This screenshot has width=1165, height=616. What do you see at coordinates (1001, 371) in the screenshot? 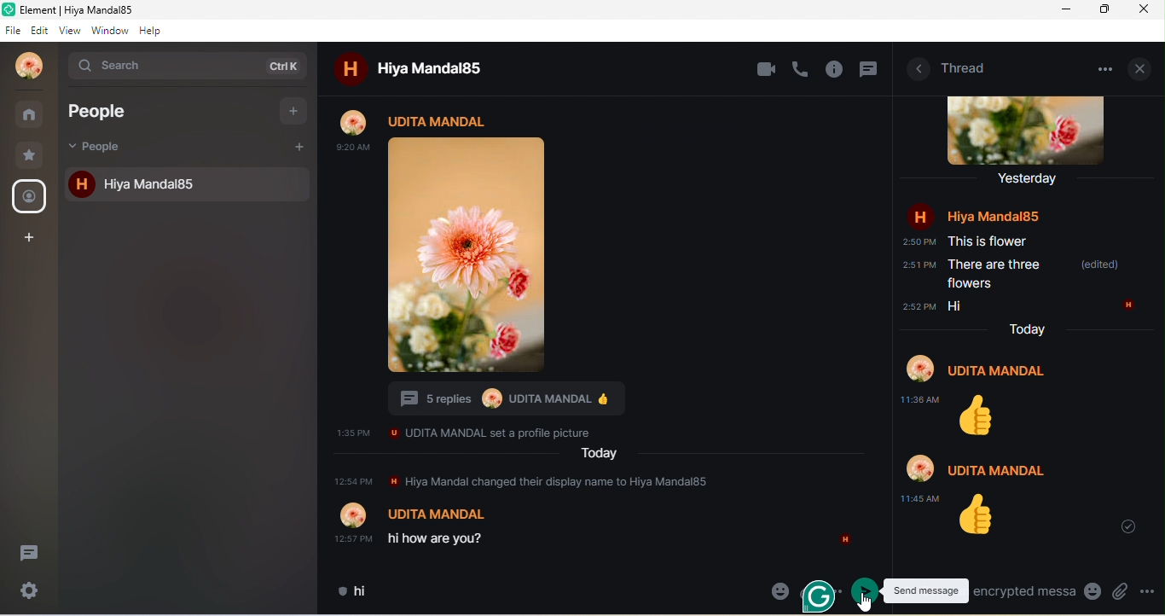
I see `Udita Mandal` at bounding box center [1001, 371].